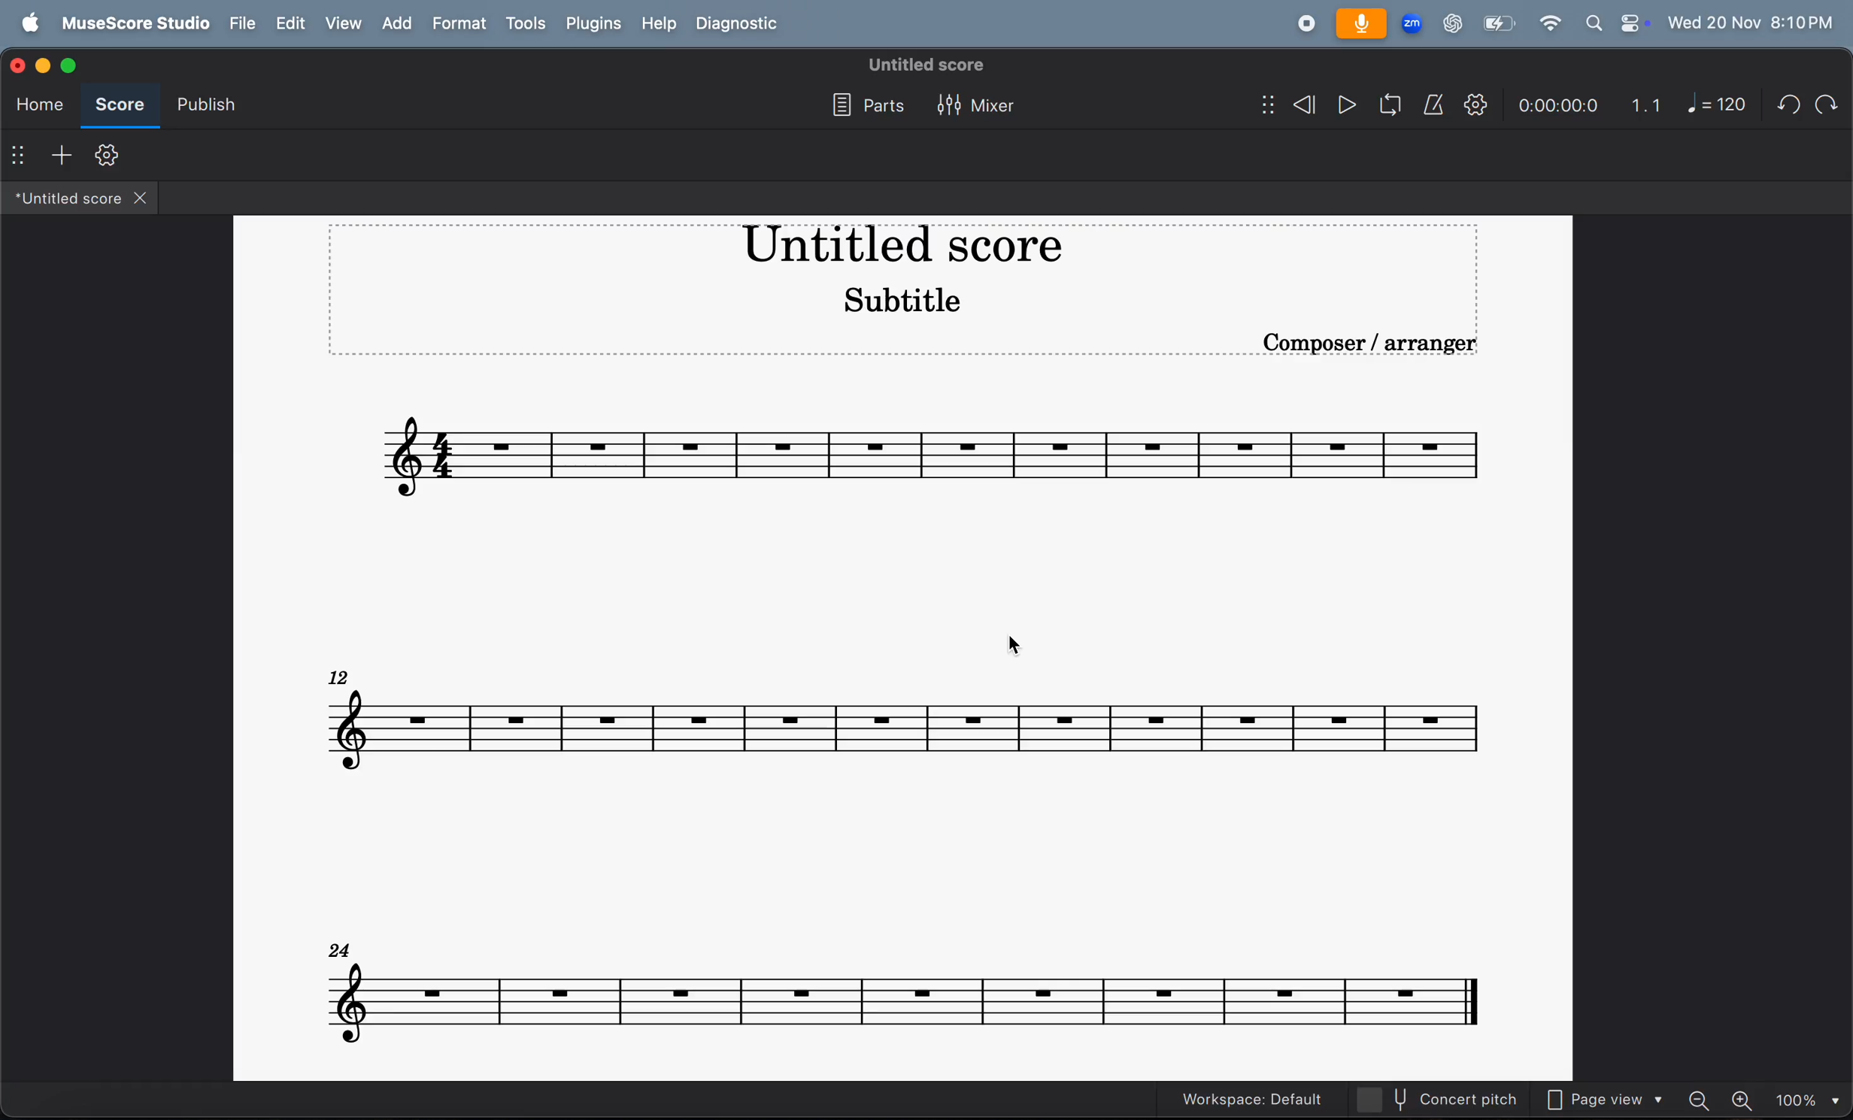 This screenshot has width=1853, height=1120. What do you see at coordinates (1744, 1098) in the screenshot?
I see `zoom in` at bounding box center [1744, 1098].